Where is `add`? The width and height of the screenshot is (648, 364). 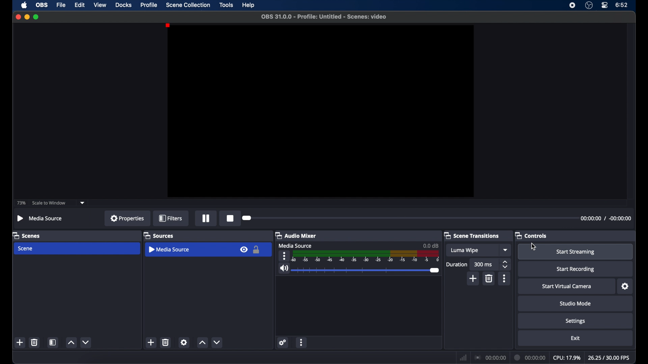
add is located at coordinates (20, 342).